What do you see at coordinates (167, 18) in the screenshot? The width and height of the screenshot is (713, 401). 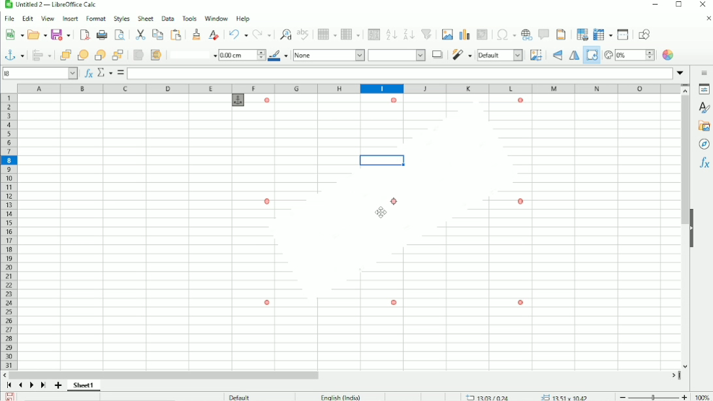 I see `Data` at bounding box center [167, 18].